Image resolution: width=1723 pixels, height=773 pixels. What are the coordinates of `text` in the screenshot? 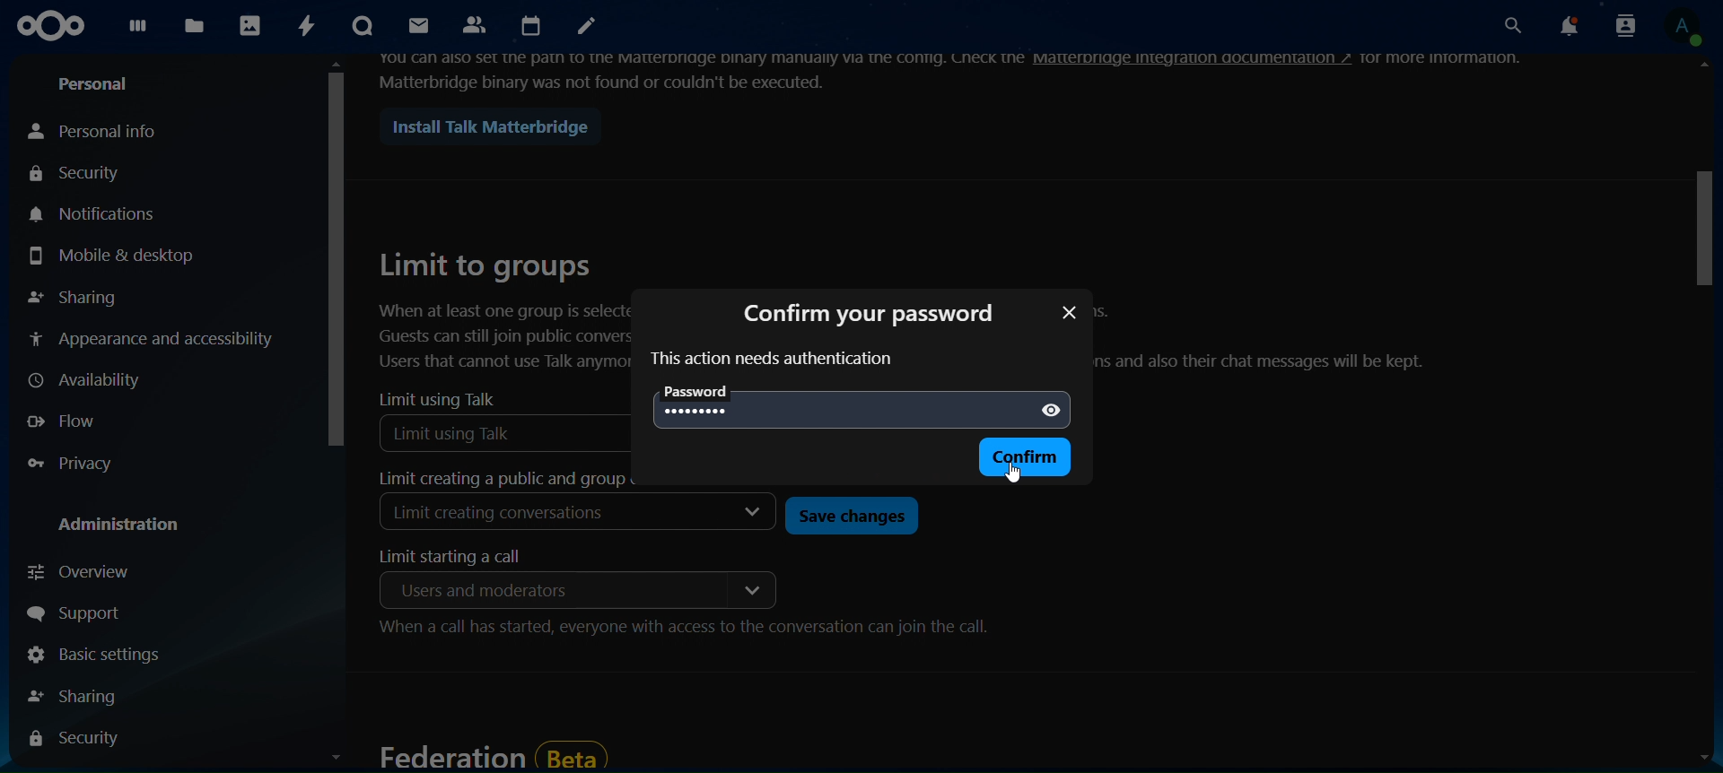 It's located at (1288, 338).